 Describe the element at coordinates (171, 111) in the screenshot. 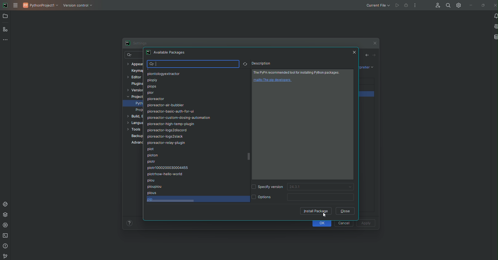

I see `pioreactor-basic-auth-for-ui` at that location.